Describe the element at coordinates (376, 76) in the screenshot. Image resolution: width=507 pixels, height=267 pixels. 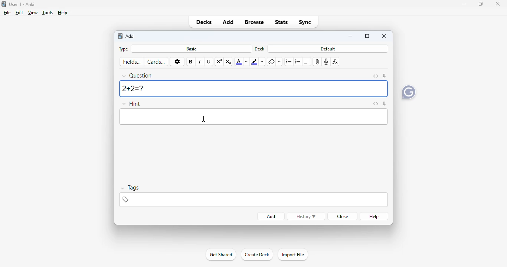
I see `toggle HTML editor` at that location.